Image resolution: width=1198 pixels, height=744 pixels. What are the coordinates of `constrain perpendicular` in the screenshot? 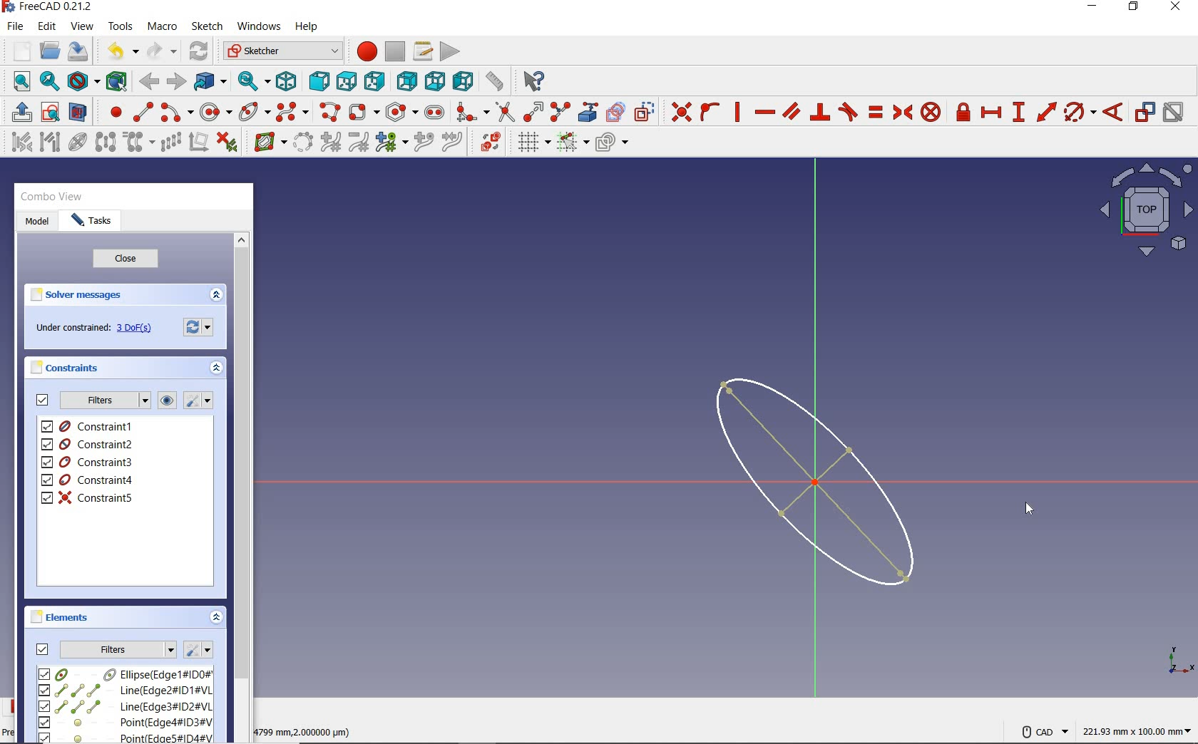 It's located at (821, 112).